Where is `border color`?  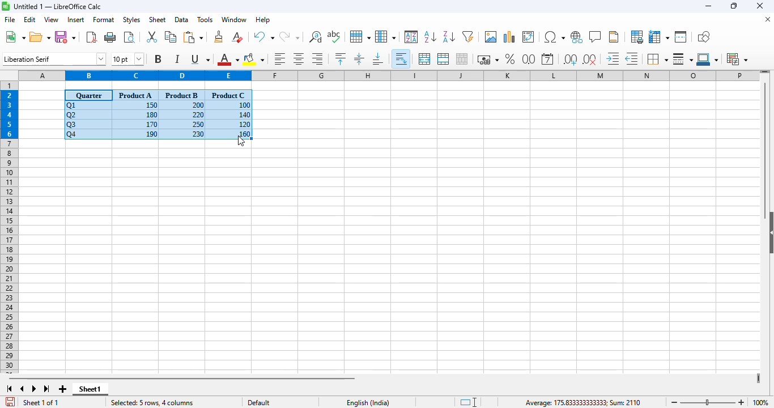
border color is located at coordinates (709, 59).